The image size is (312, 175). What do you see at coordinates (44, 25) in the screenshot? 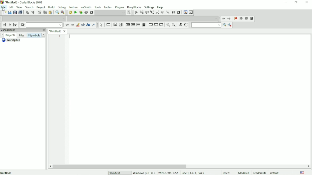
I see `Drop down` at bounding box center [44, 25].